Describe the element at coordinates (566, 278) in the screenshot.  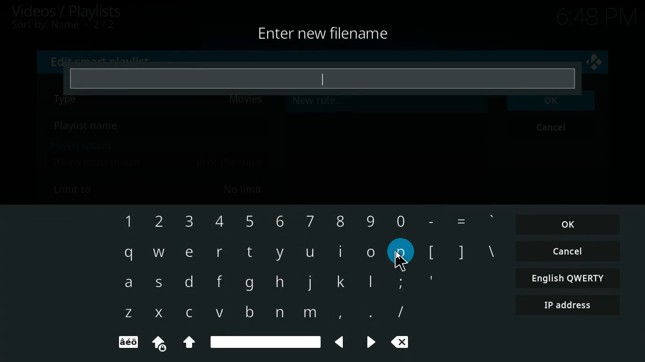
I see `english qwerty` at that location.